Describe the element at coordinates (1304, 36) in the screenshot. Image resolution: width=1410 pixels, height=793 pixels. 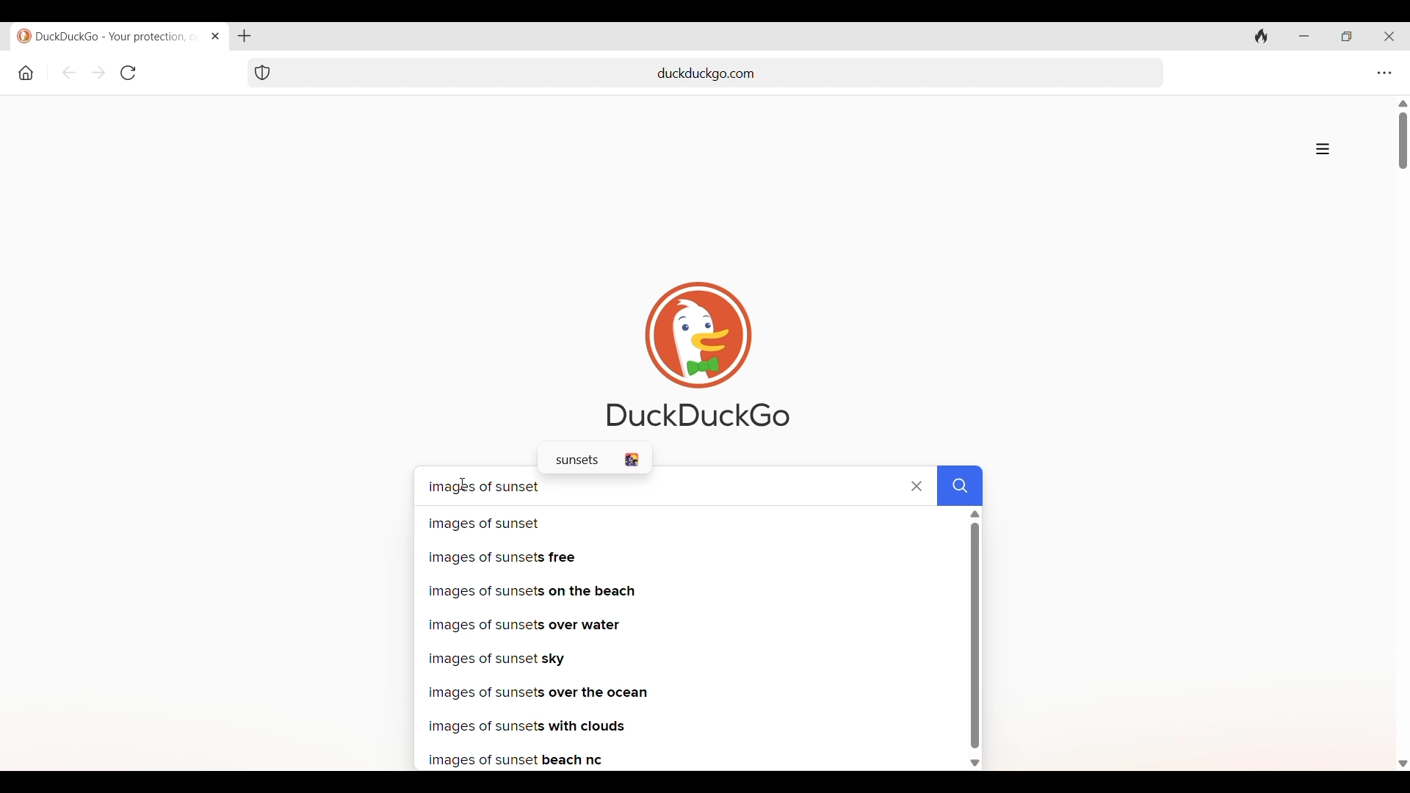
I see `Minimize` at that location.